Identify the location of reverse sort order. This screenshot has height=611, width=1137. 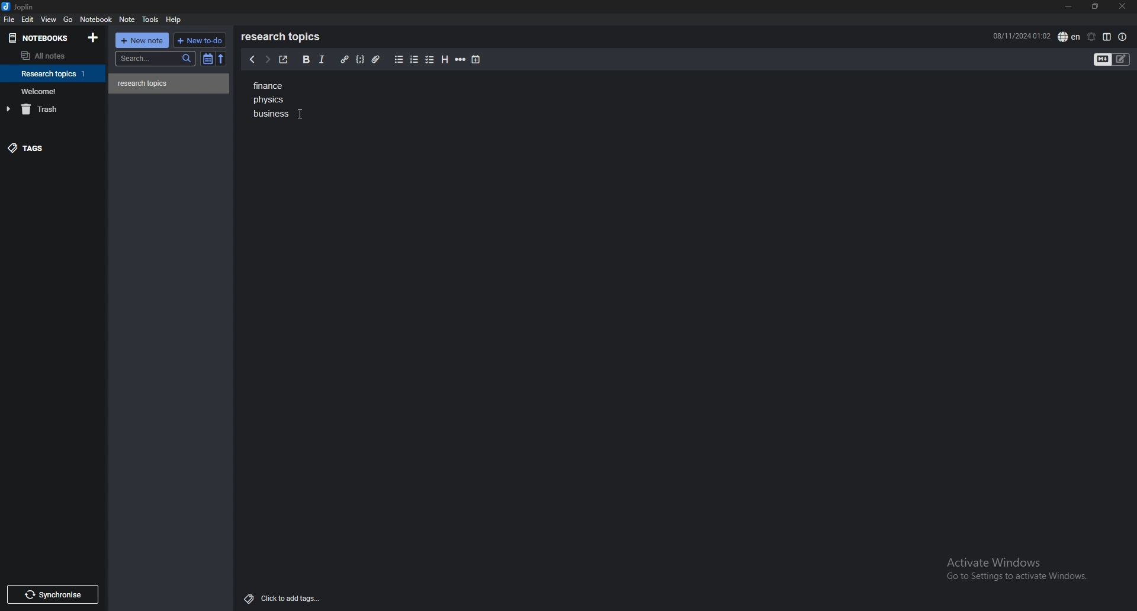
(220, 59).